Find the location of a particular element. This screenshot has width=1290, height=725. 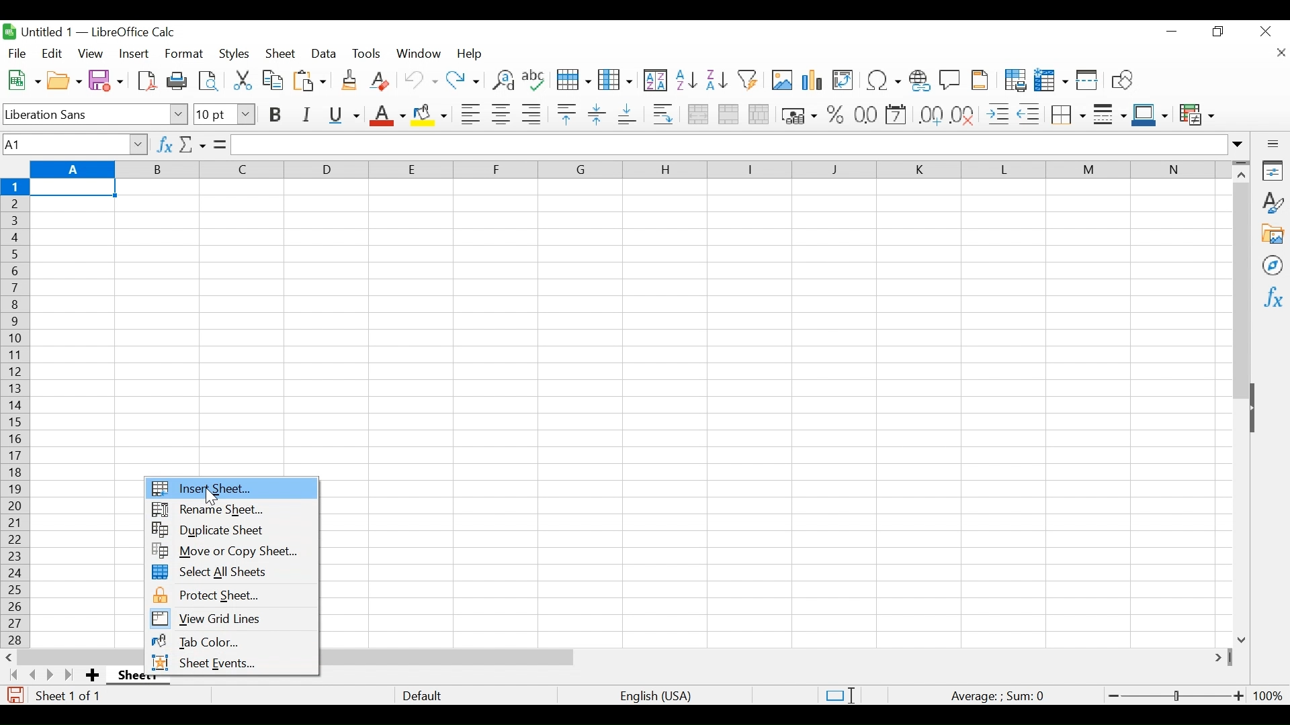

Save is located at coordinates (105, 79).